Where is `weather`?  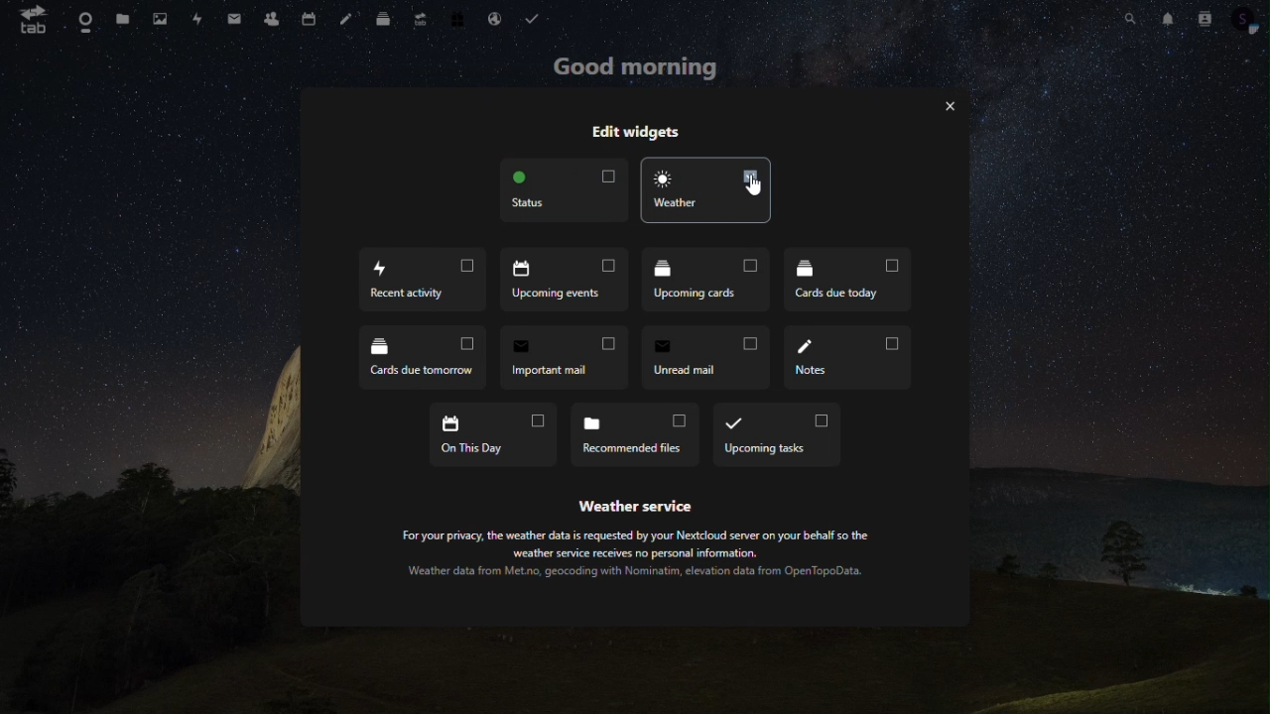
weather is located at coordinates (710, 191).